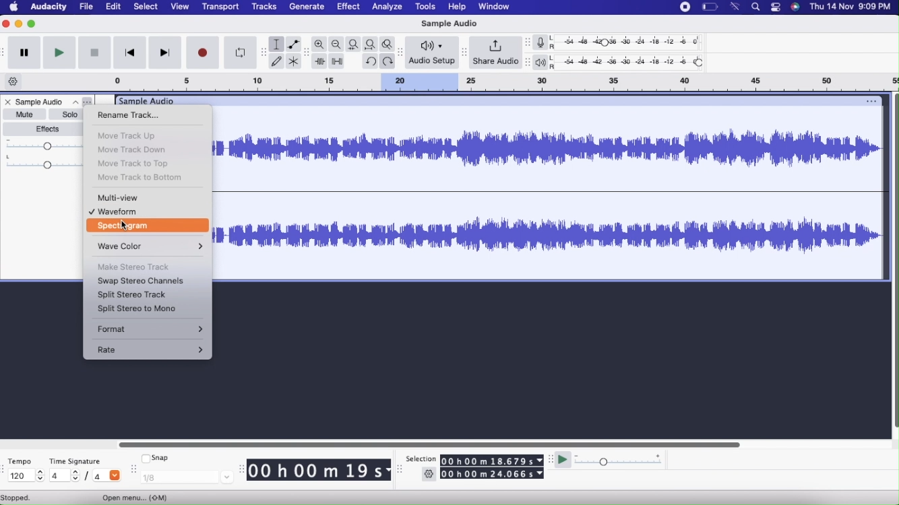  I want to click on Move Track Up, so click(132, 135).